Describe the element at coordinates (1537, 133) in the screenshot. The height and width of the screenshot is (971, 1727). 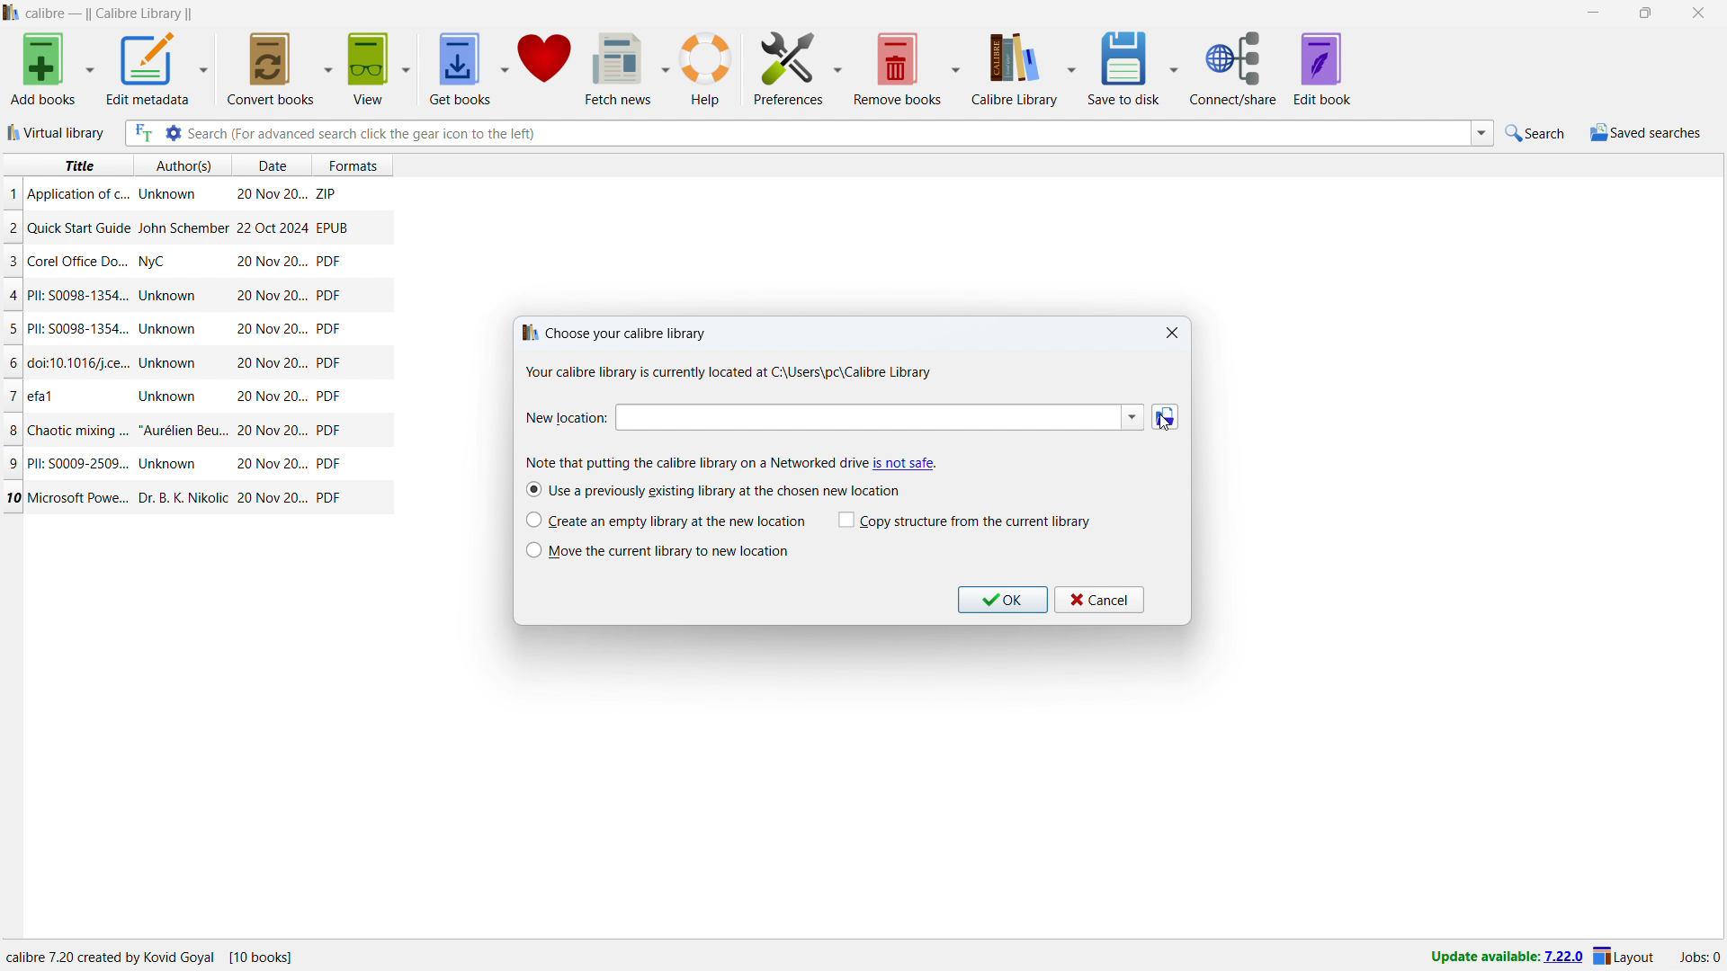
I see `quick search` at that location.